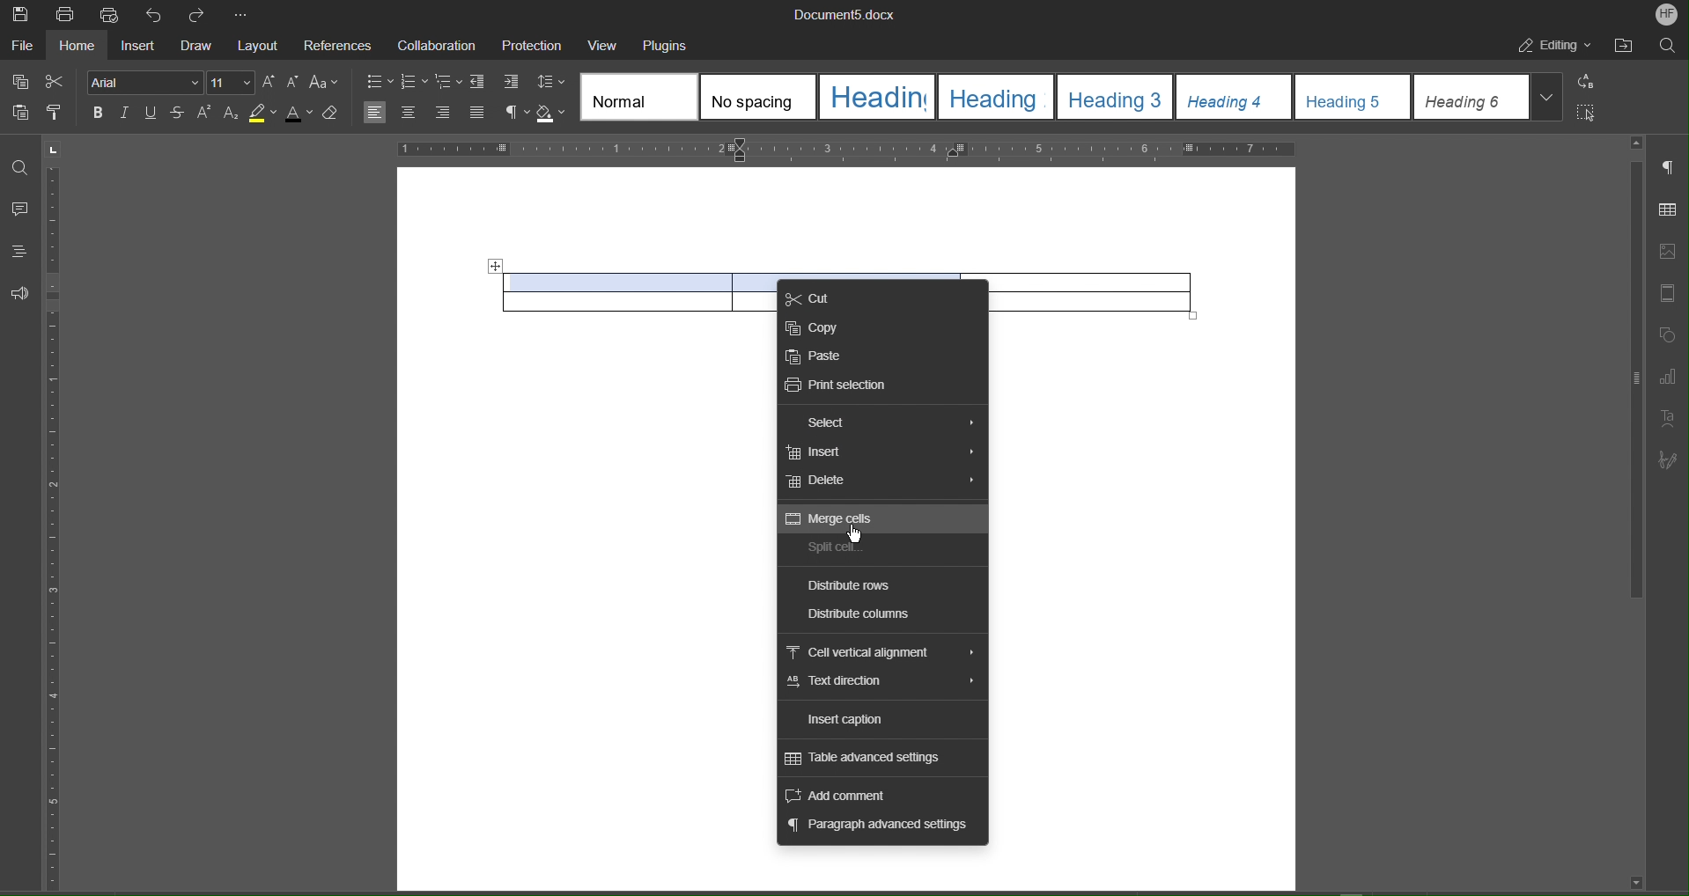  Describe the element at coordinates (20, 169) in the screenshot. I see `Find` at that location.